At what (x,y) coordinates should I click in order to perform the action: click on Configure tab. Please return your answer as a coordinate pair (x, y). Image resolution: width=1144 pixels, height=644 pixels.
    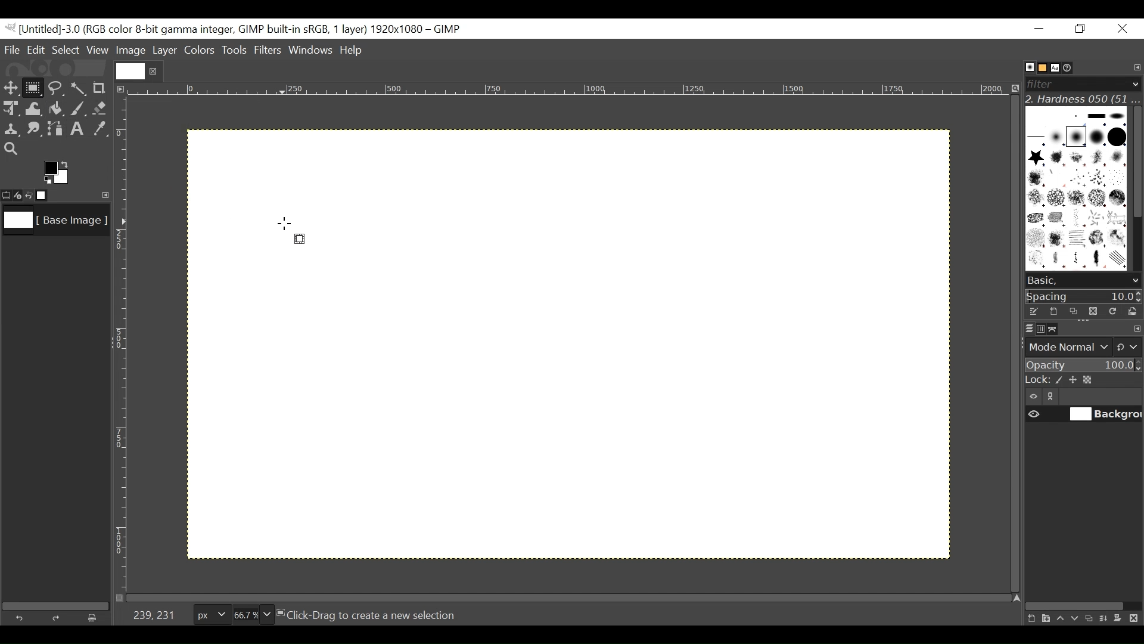
    Looking at the image, I should click on (1136, 68).